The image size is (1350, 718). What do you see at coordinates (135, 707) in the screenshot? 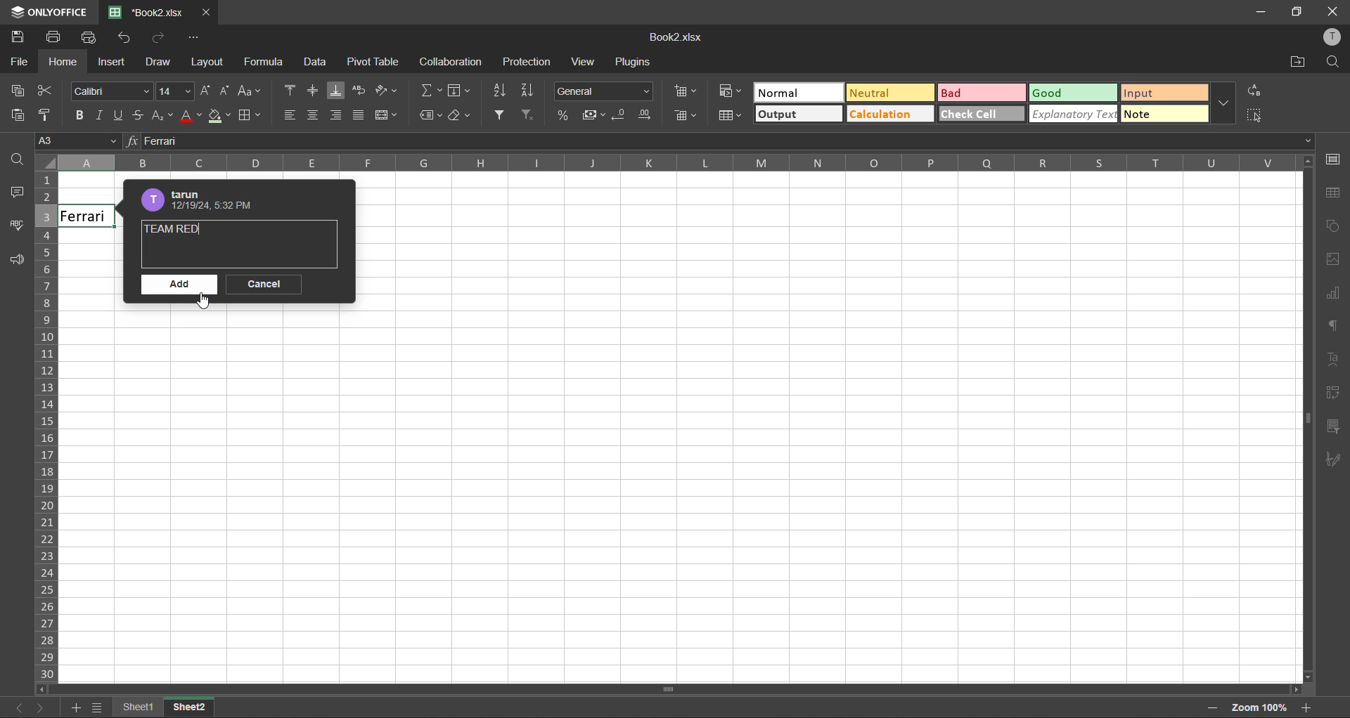
I see `sheet names` at bounding box center [135, 707].